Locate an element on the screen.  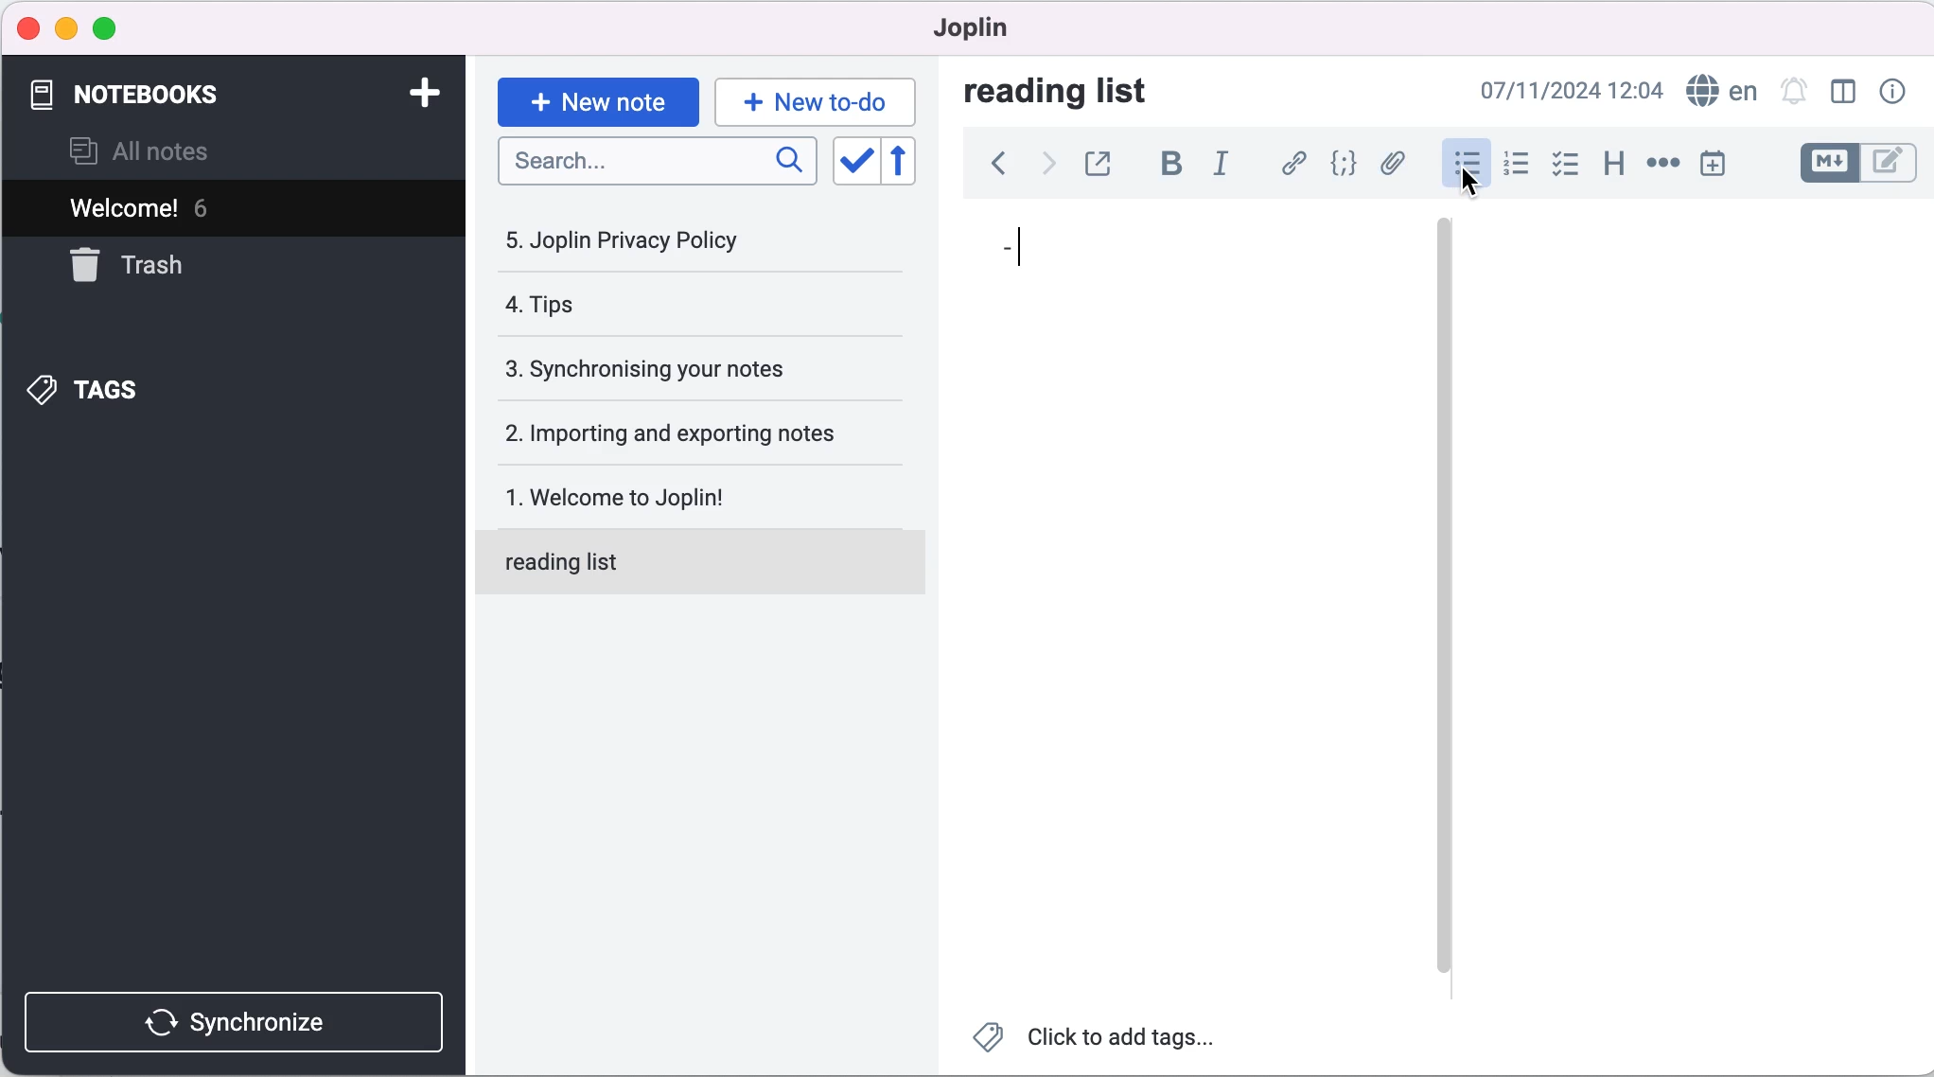
set alarm is located at coordinates (1793, 92).